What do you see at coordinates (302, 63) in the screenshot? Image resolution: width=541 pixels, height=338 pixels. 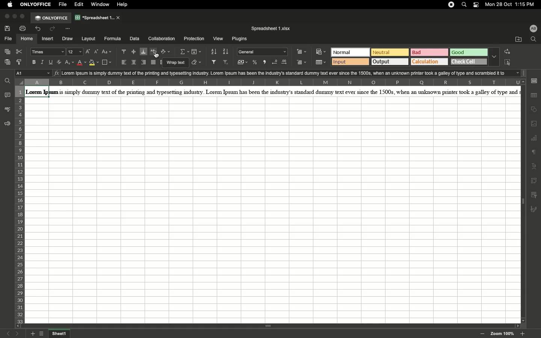 I see `Delete cells` at bounding box center [302, 63].